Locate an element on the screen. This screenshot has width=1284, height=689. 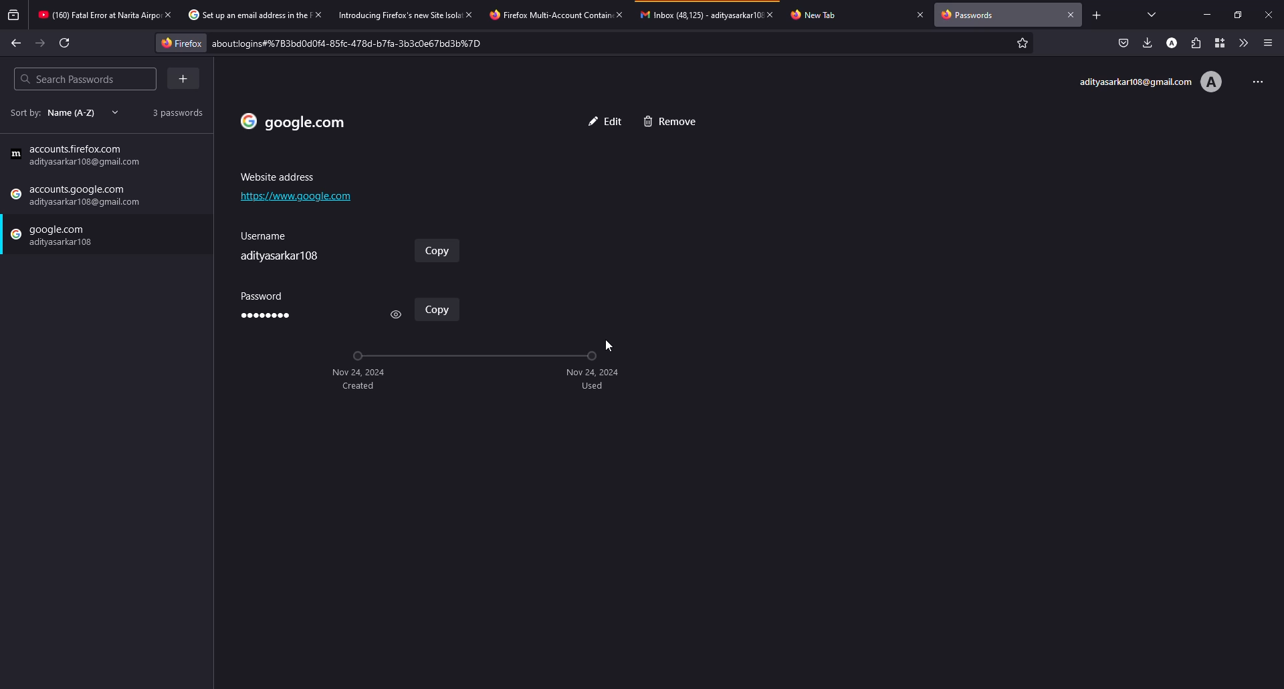
tab is located at coordinates (245, 15).